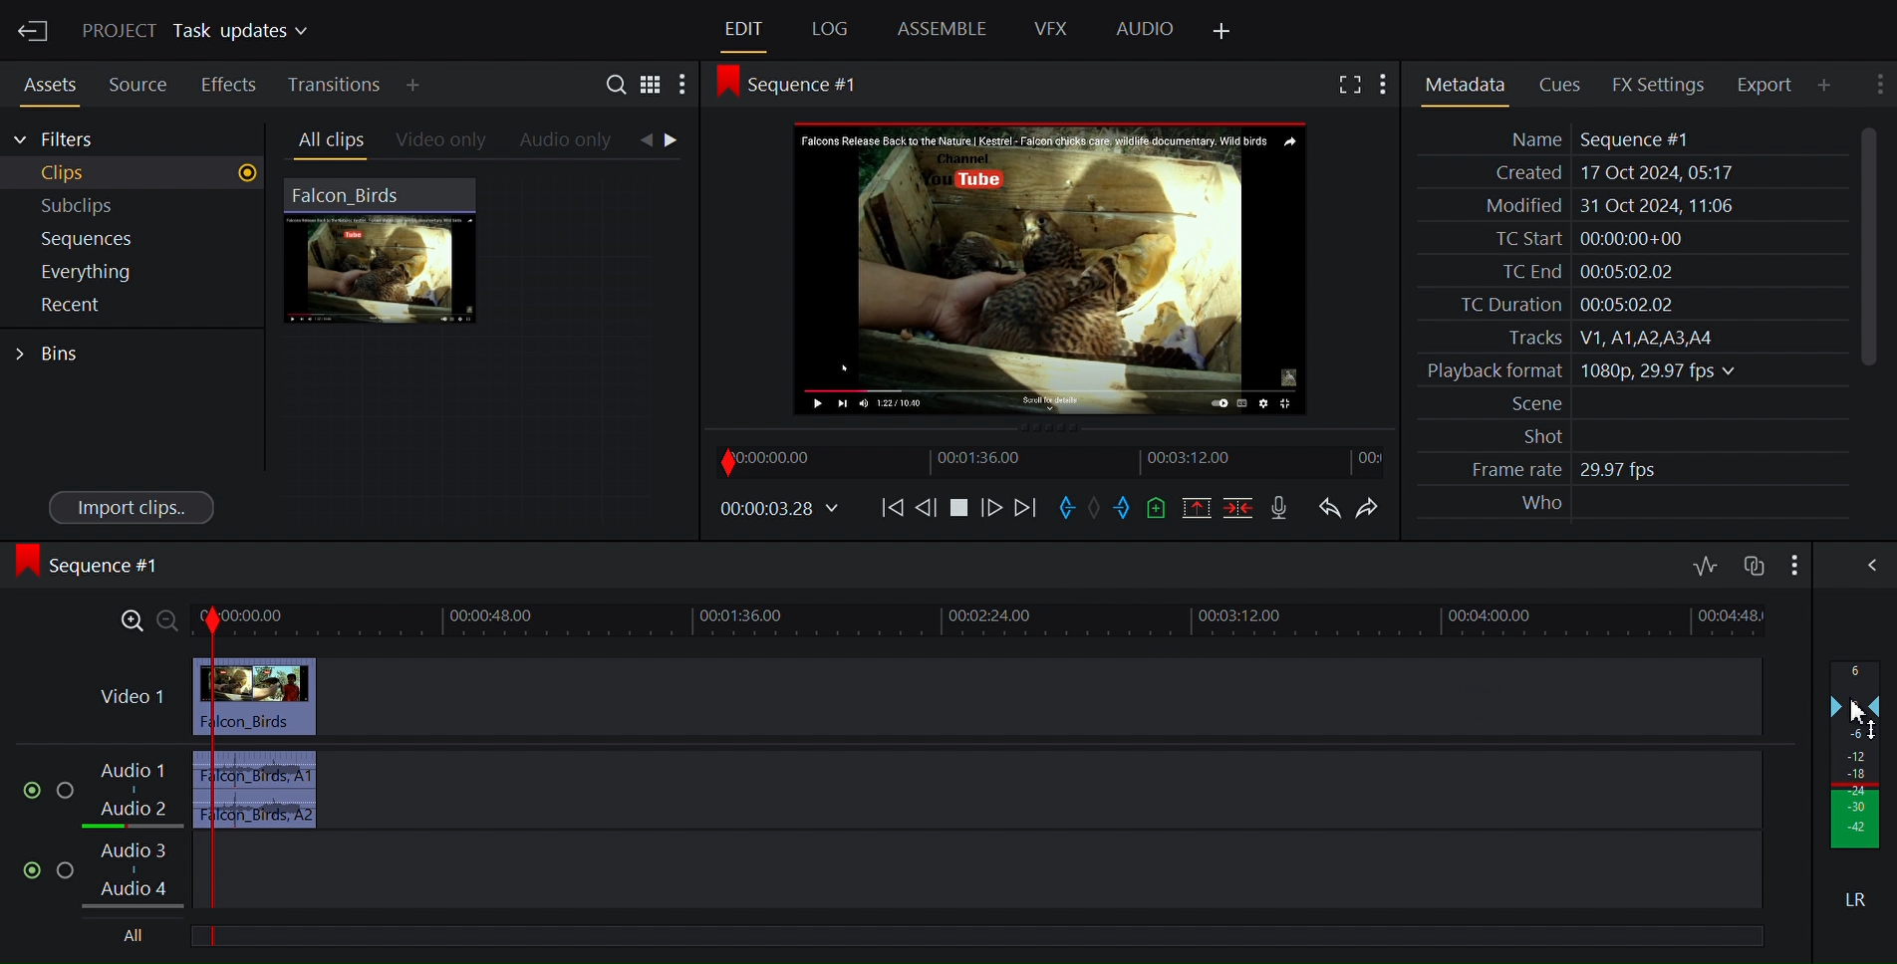  Describe the element at coordinates (121, 273) in the screenshot. I see `Everything` at that location.